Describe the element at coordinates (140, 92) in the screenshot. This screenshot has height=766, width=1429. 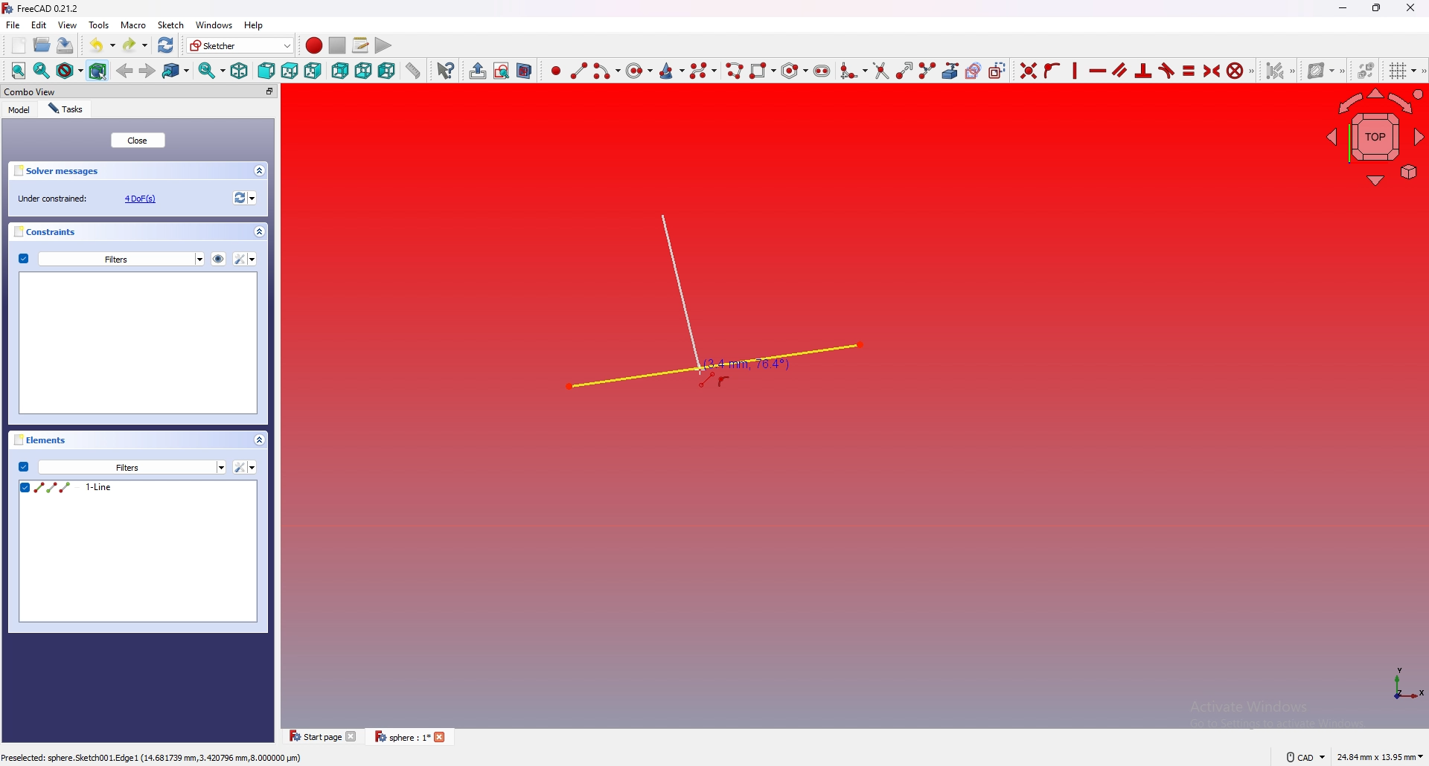
I see `Combo View` at that location.